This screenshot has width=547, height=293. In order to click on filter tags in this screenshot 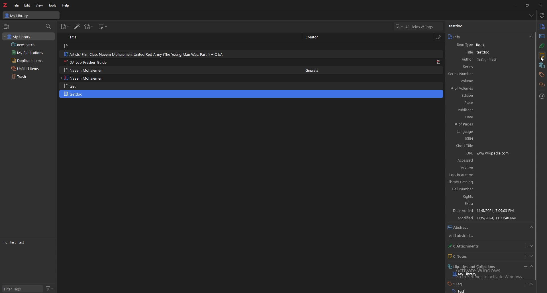, I will do `click(23, 289)`.